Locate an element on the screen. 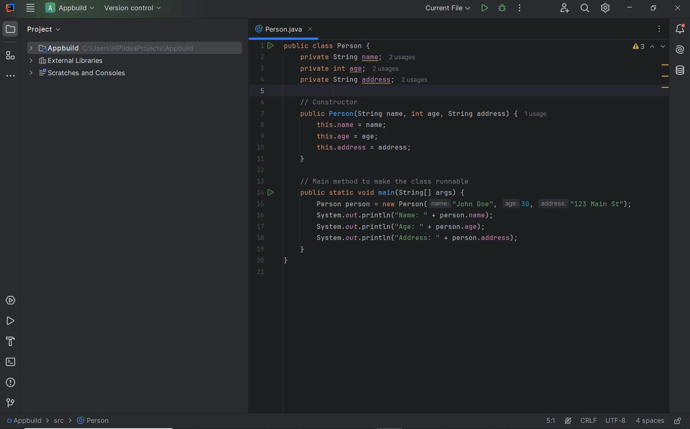  project is located at coordinates (34, 29).